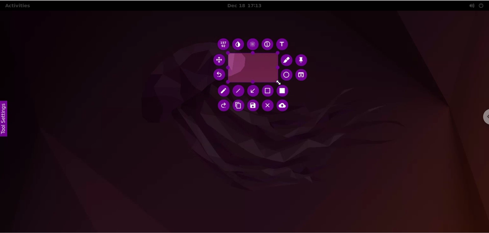 The width and height of the screenshot is (489, 233). I want to click on pixelete as paint tool, so click(253, 44).